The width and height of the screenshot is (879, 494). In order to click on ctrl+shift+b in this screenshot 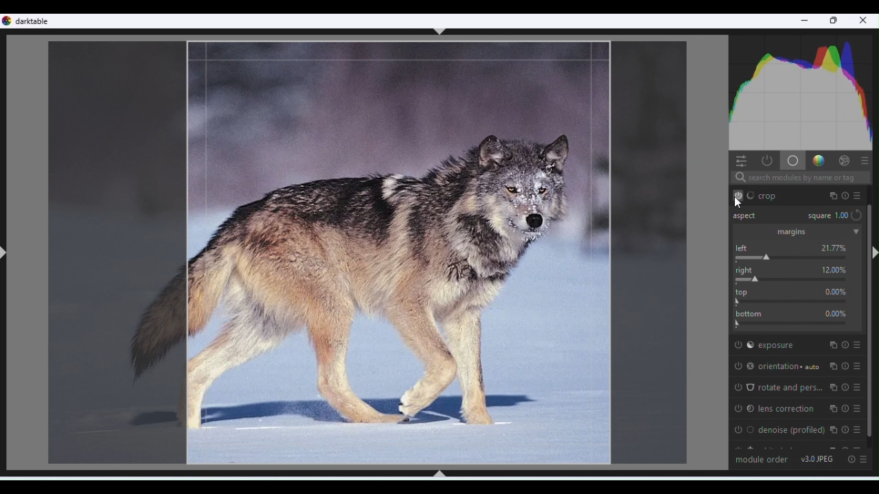, I will do `click(439, 473)`.